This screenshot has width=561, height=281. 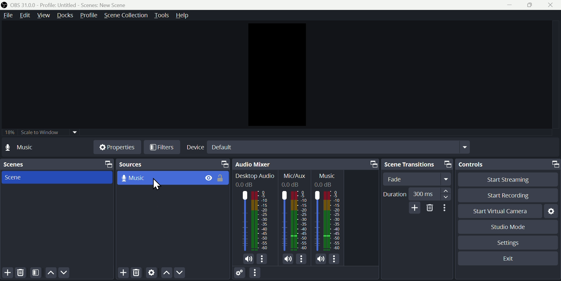 I want to click on duration, so click(x=416, y=194).